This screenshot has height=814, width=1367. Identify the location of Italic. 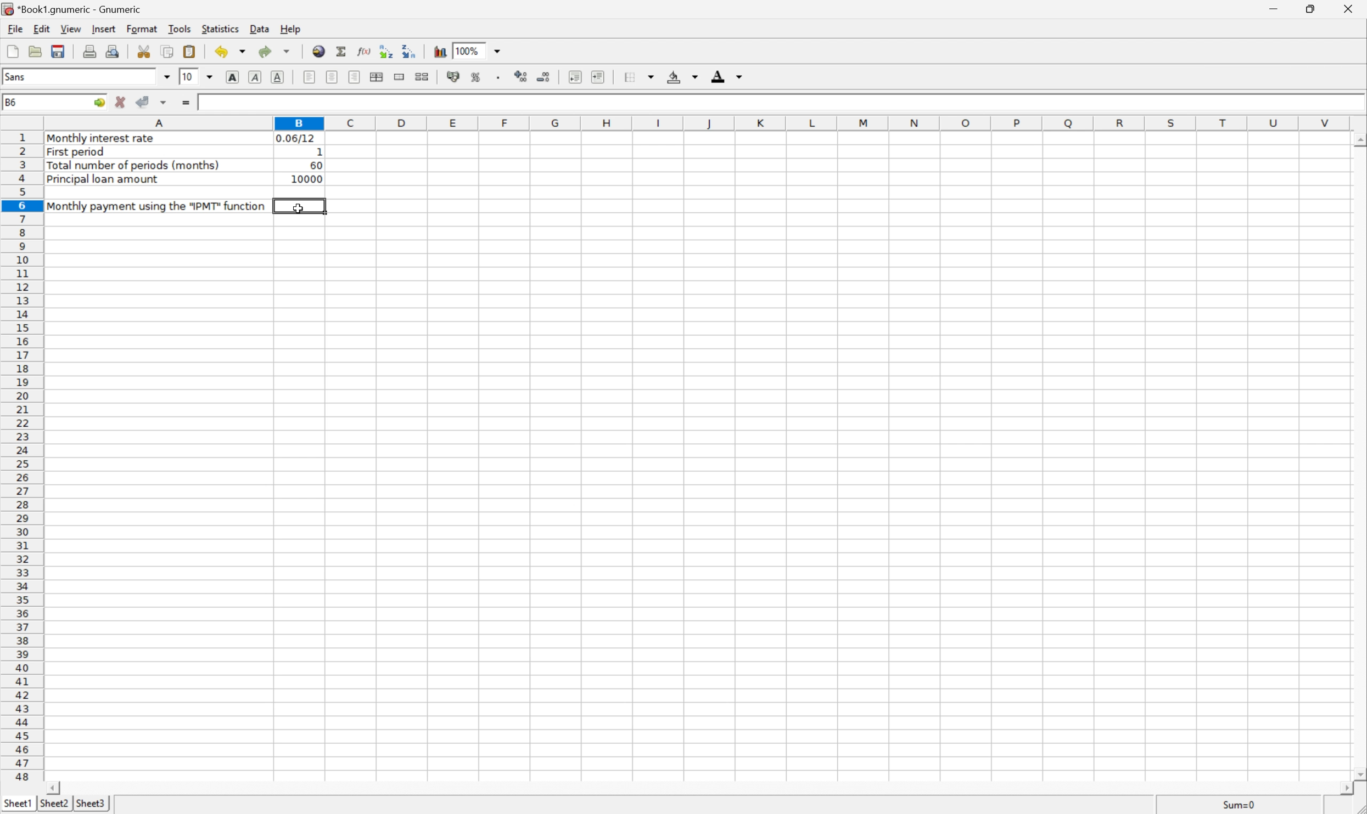
(257, 76).